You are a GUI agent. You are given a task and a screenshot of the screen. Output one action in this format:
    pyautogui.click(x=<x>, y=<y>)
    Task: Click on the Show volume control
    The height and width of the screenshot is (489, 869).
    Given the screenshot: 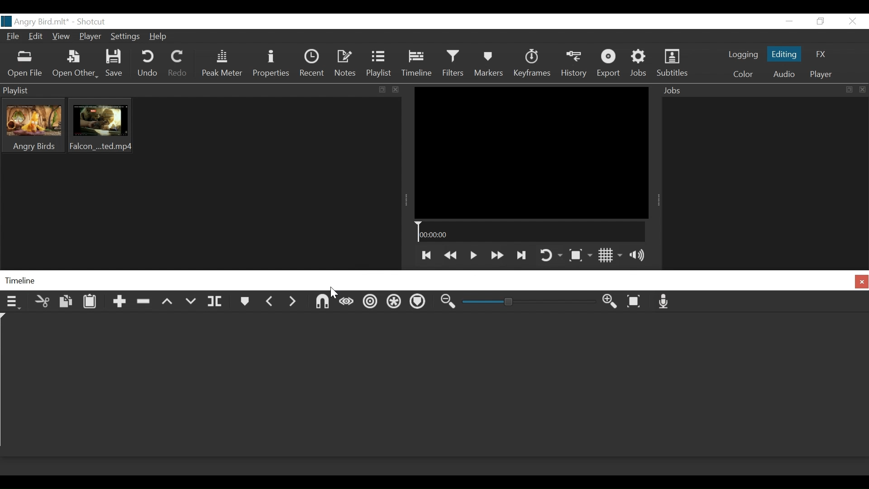 What is the action you would take?
    pyautogui.click(x=642, y=255)
    